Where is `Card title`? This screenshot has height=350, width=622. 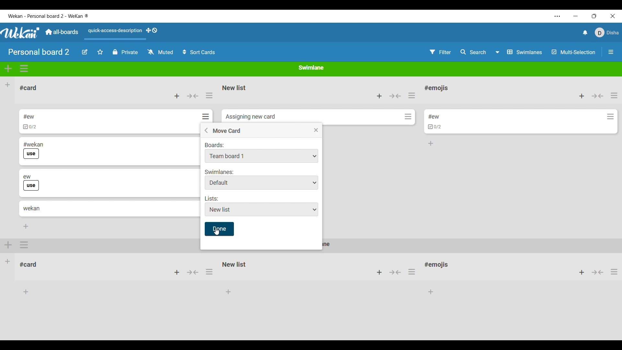
Card title is located at coordinates (31, 208).